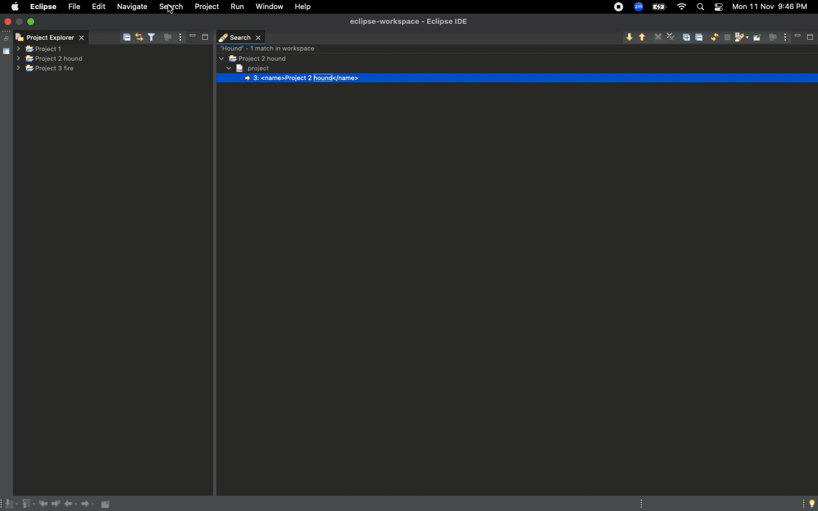  I want to click on Window, so click(270, 7).